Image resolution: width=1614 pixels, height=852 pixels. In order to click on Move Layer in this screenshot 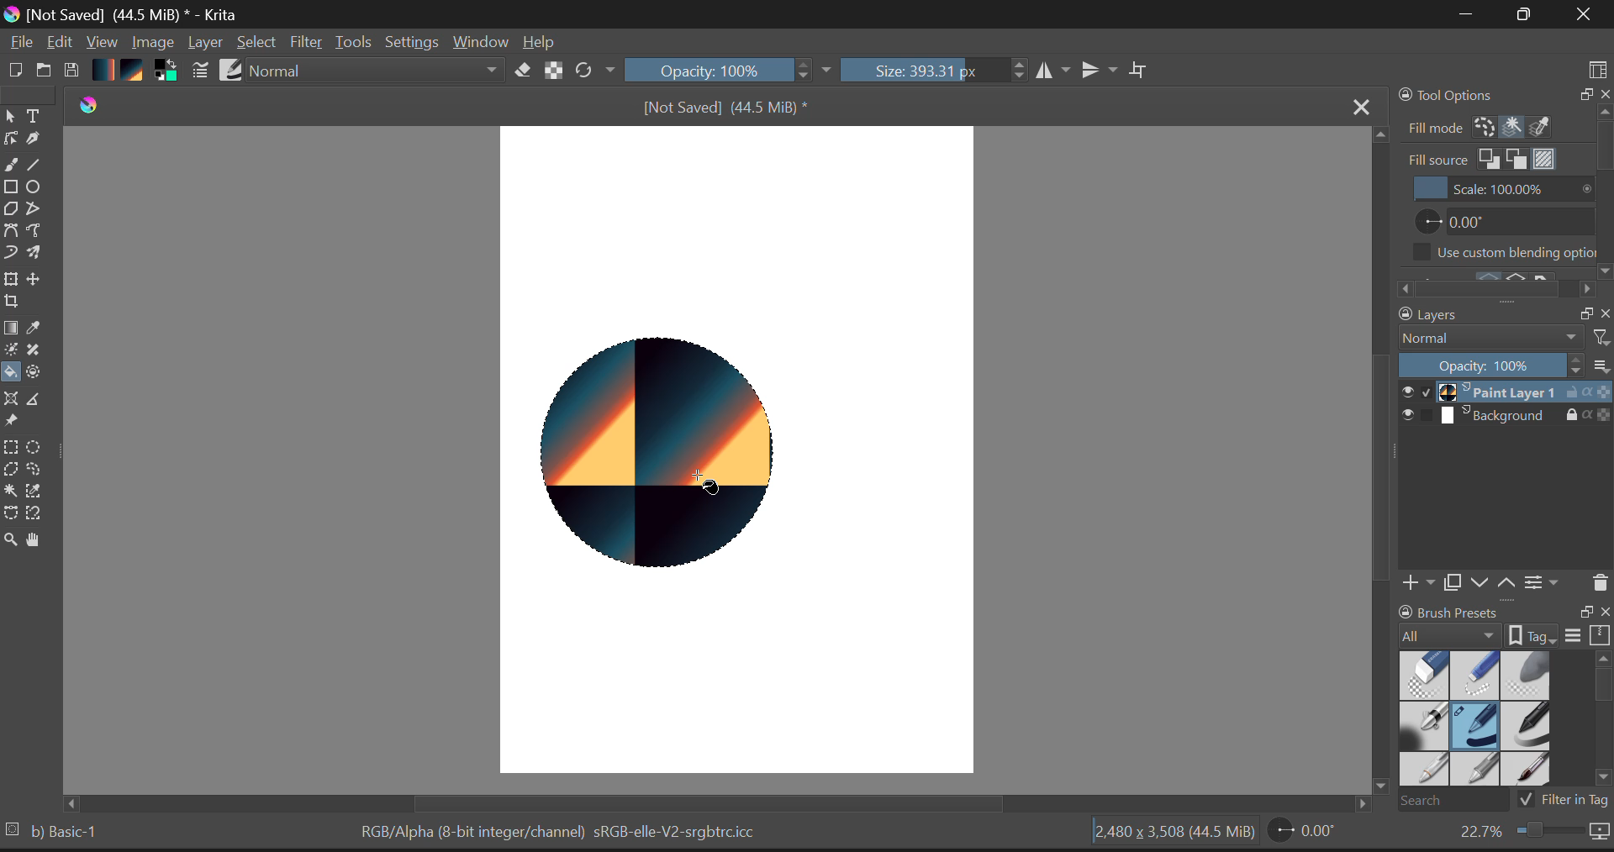, I will do `click(40, 283)`.